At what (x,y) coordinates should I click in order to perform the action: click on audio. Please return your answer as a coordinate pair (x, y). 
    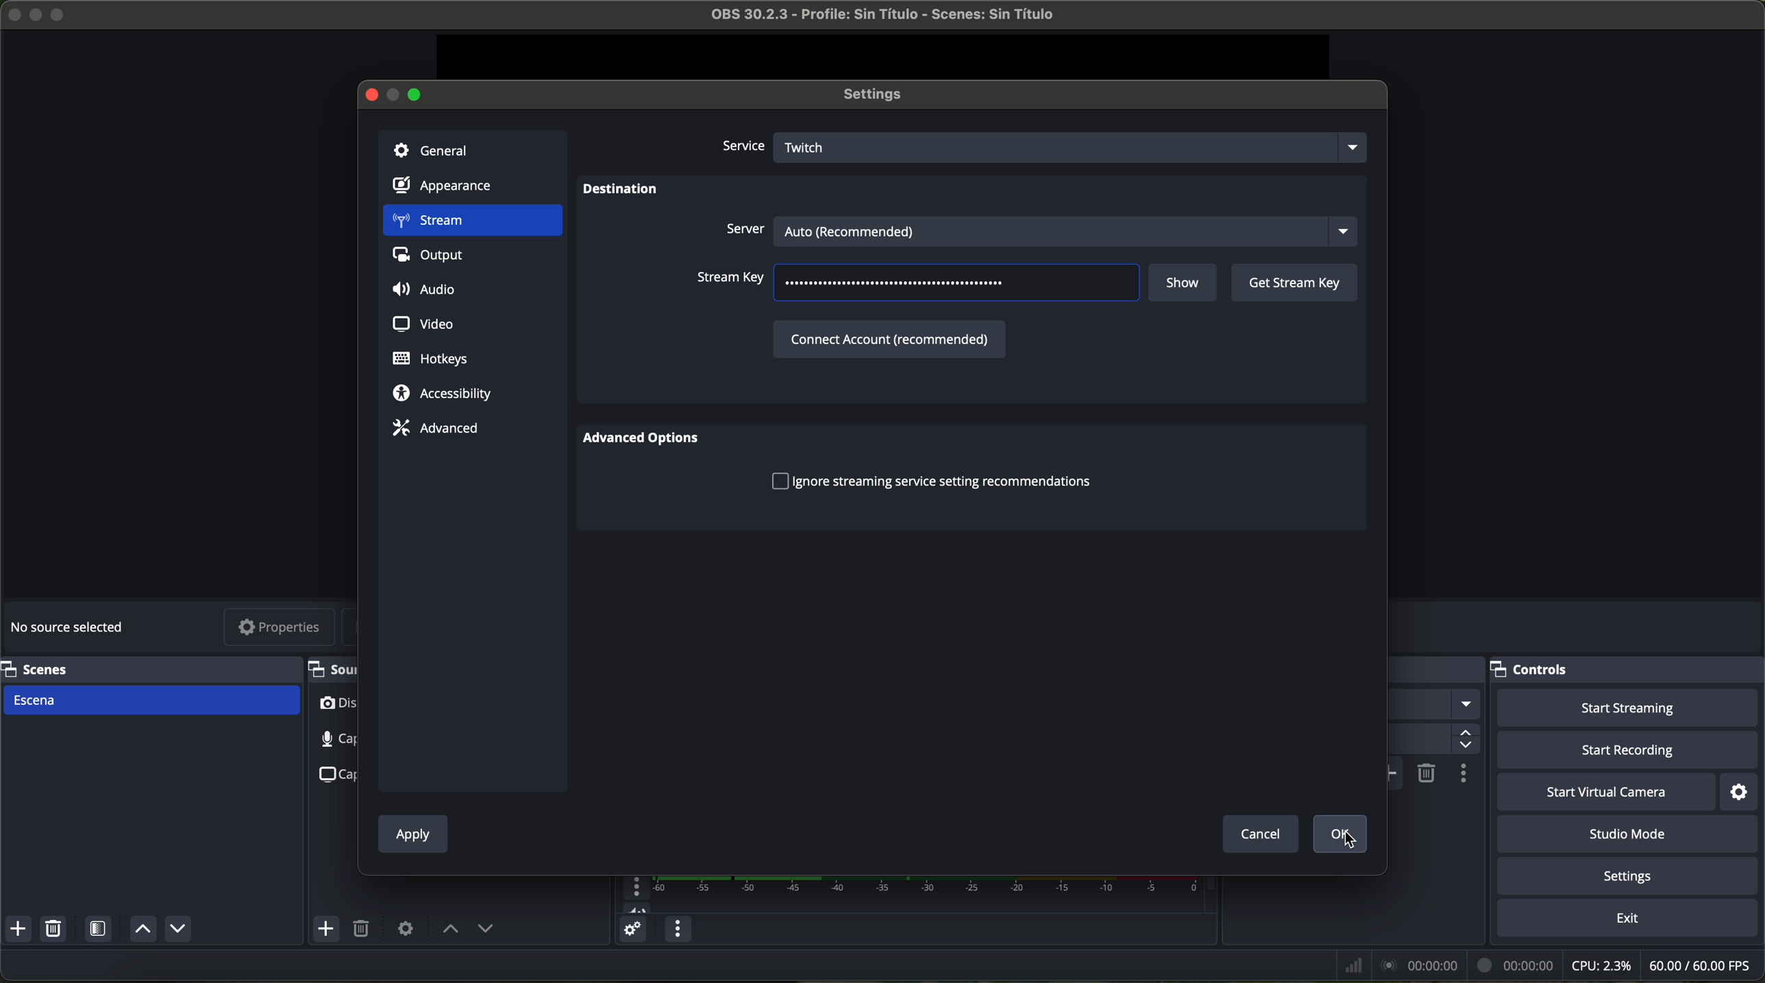
    Looking at the image, I should click on (428, 290).